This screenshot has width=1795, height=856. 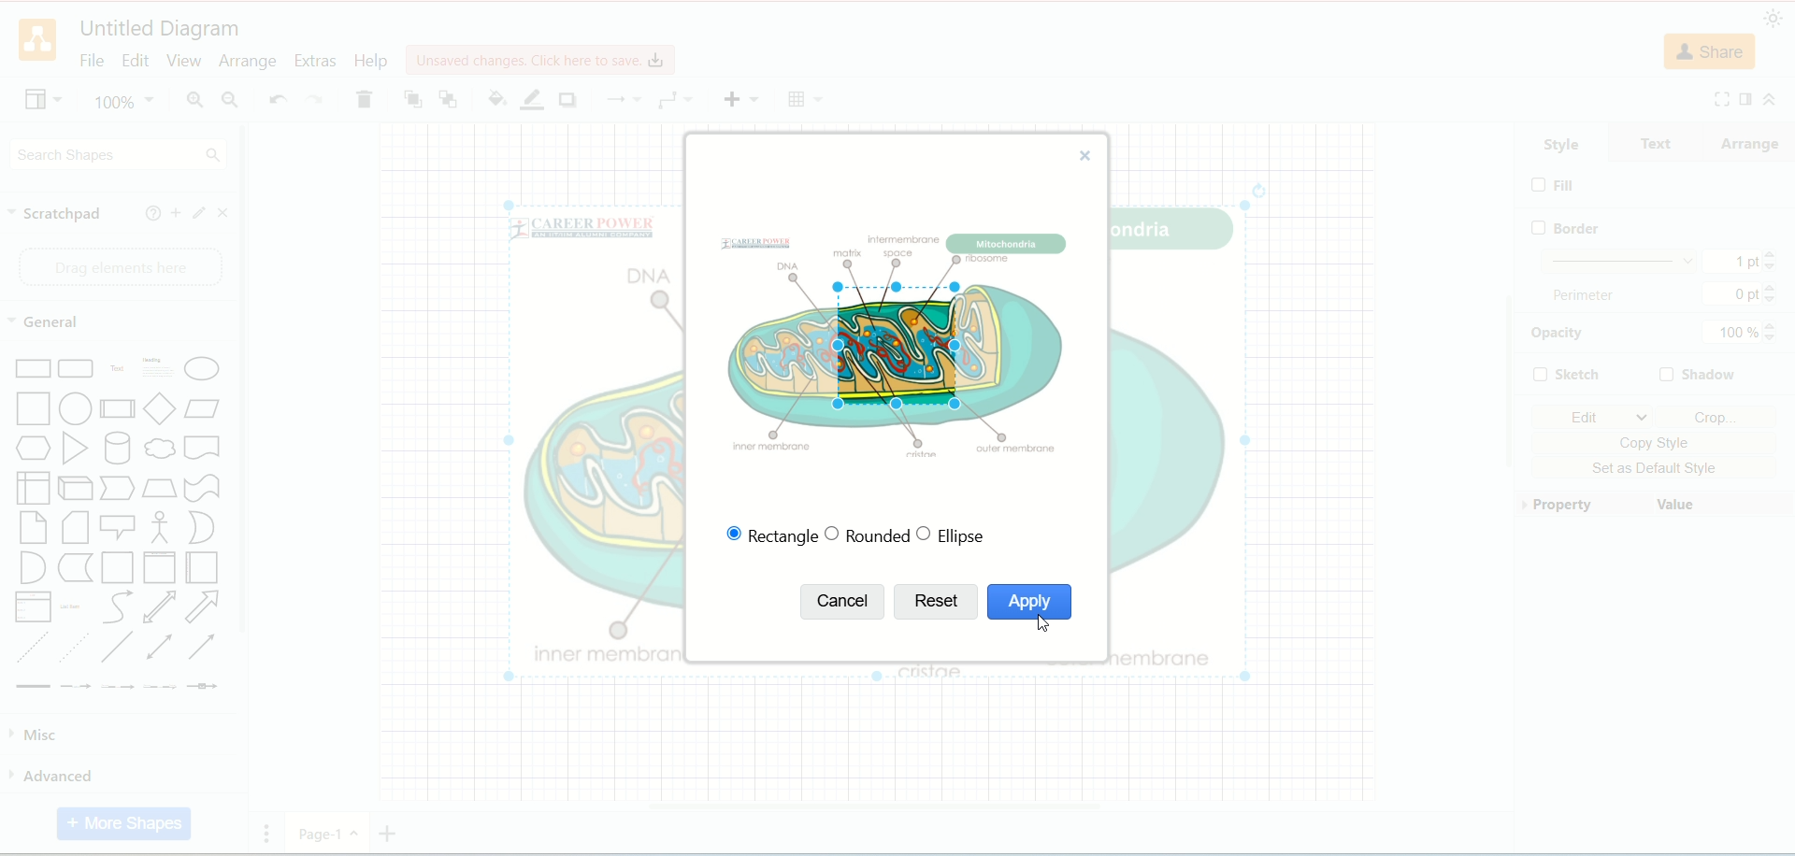 I want to click on drag elements here, so click(x=114, y=265).